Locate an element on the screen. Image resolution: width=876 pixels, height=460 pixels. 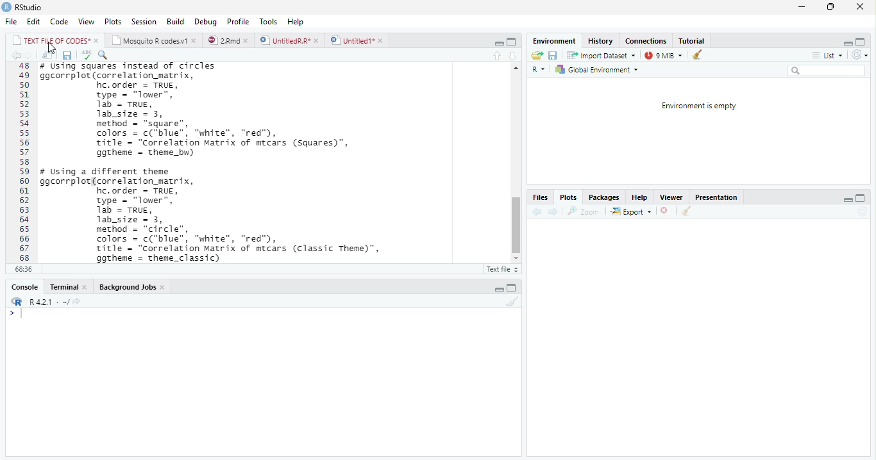
hide console is located at coordinates (863, 42).